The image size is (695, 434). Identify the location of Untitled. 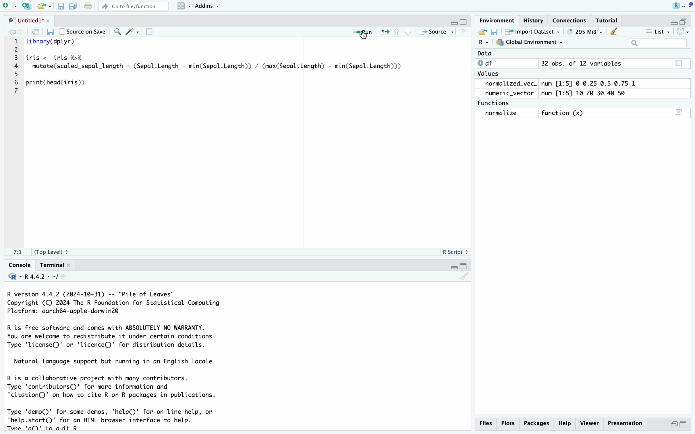
(27, 21).